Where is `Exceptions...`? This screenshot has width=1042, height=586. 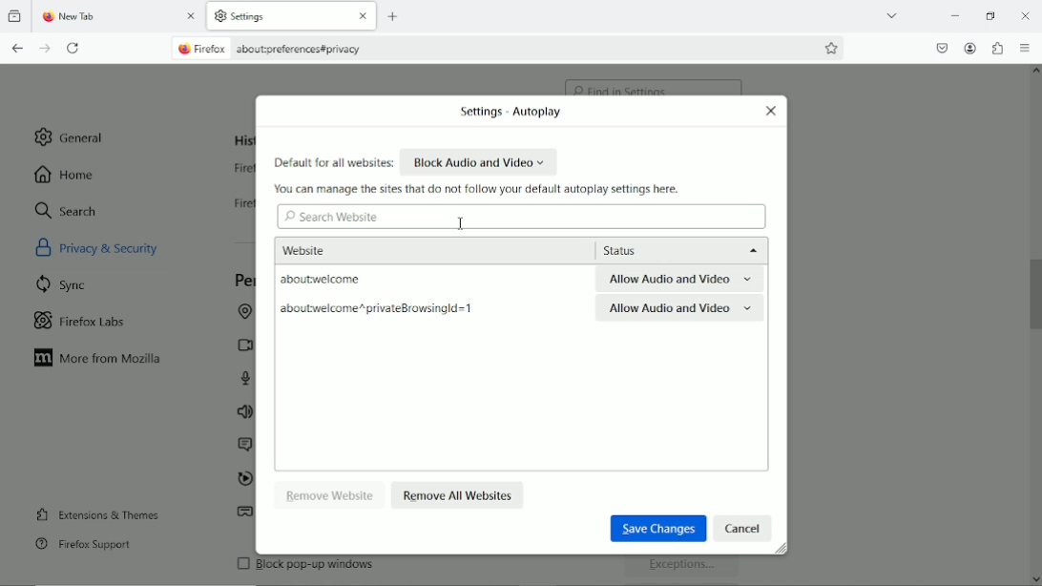 Exceptions... is located at coordinates (684, 568).